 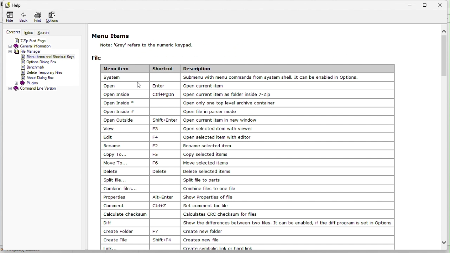 I want to click on | combine files... | | combine files to one file, so click(x=176, y=188).